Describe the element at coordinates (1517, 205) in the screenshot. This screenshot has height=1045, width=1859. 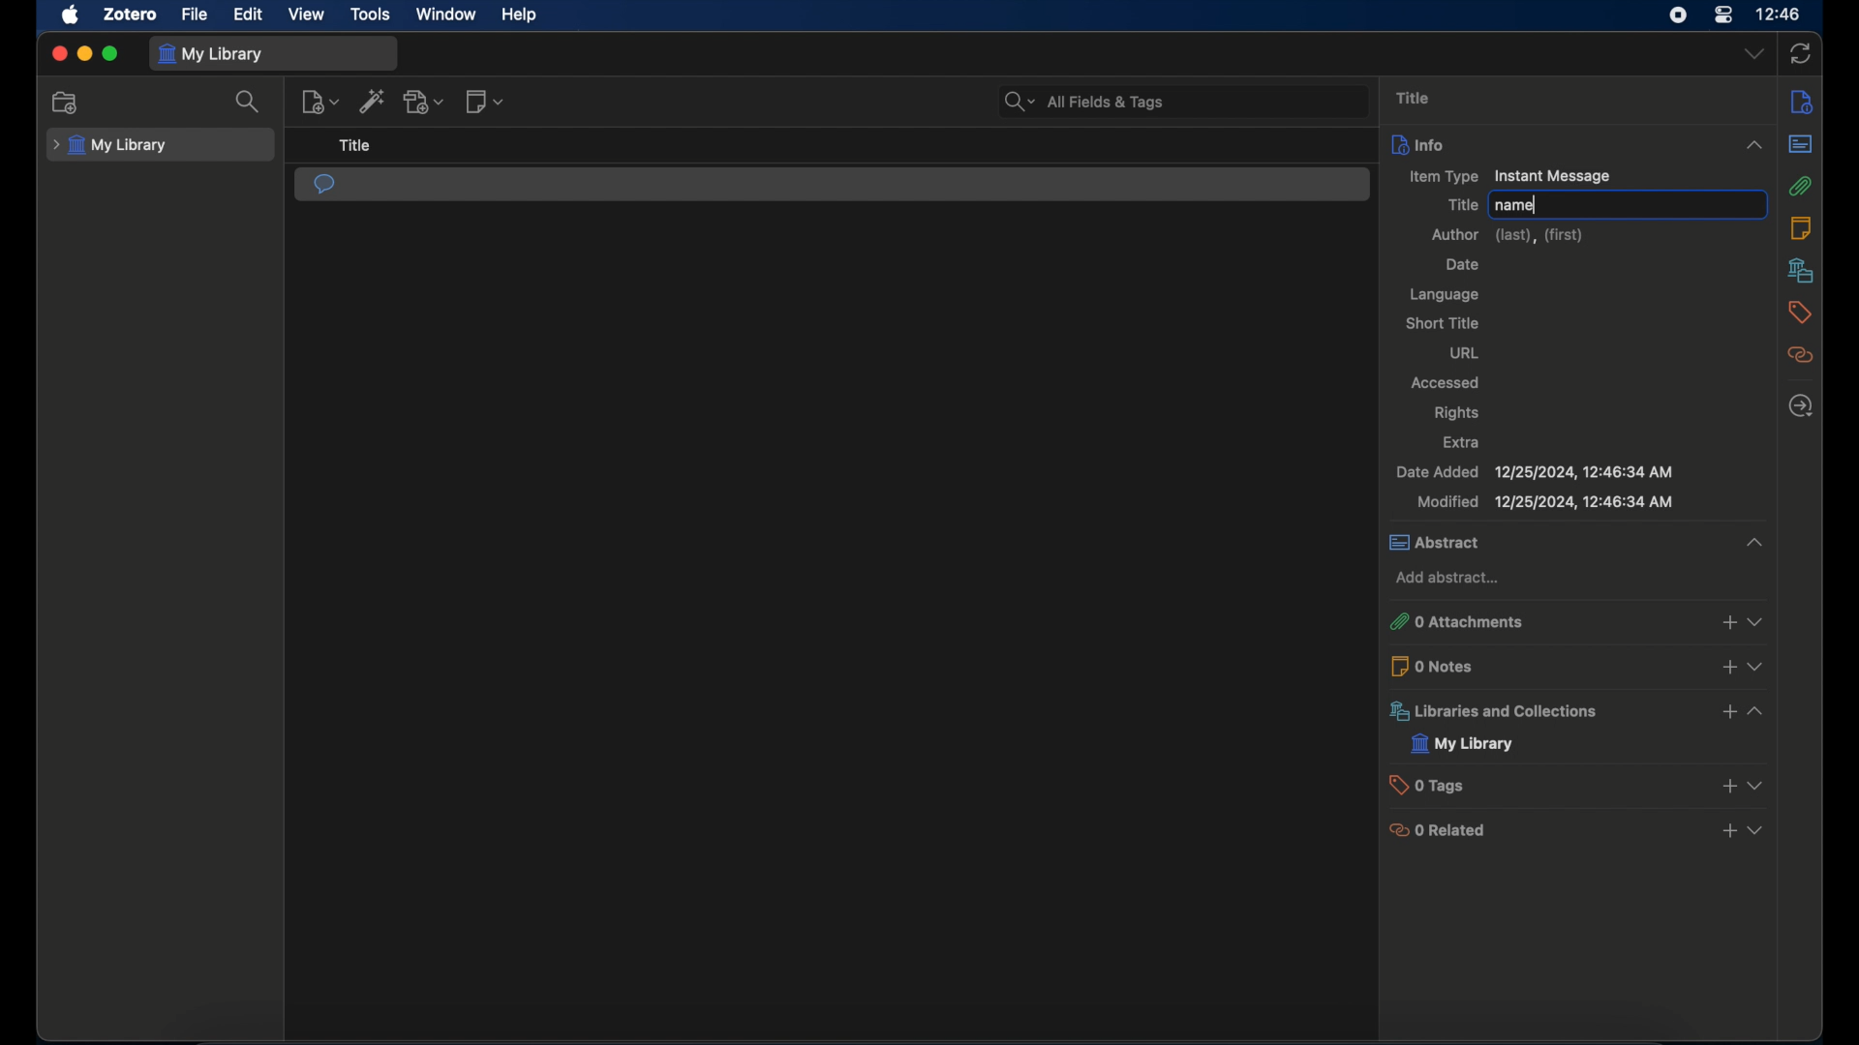
I see `name` at that location.